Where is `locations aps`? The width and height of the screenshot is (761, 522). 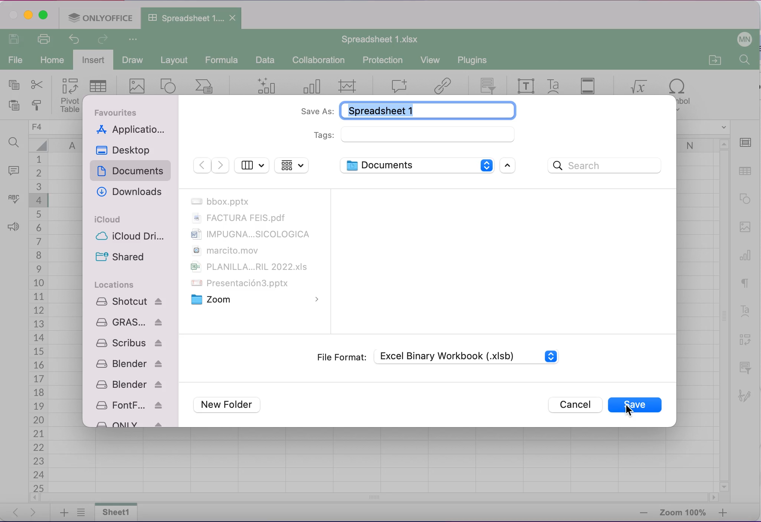
locations aps is located at coordinates (130, 361).